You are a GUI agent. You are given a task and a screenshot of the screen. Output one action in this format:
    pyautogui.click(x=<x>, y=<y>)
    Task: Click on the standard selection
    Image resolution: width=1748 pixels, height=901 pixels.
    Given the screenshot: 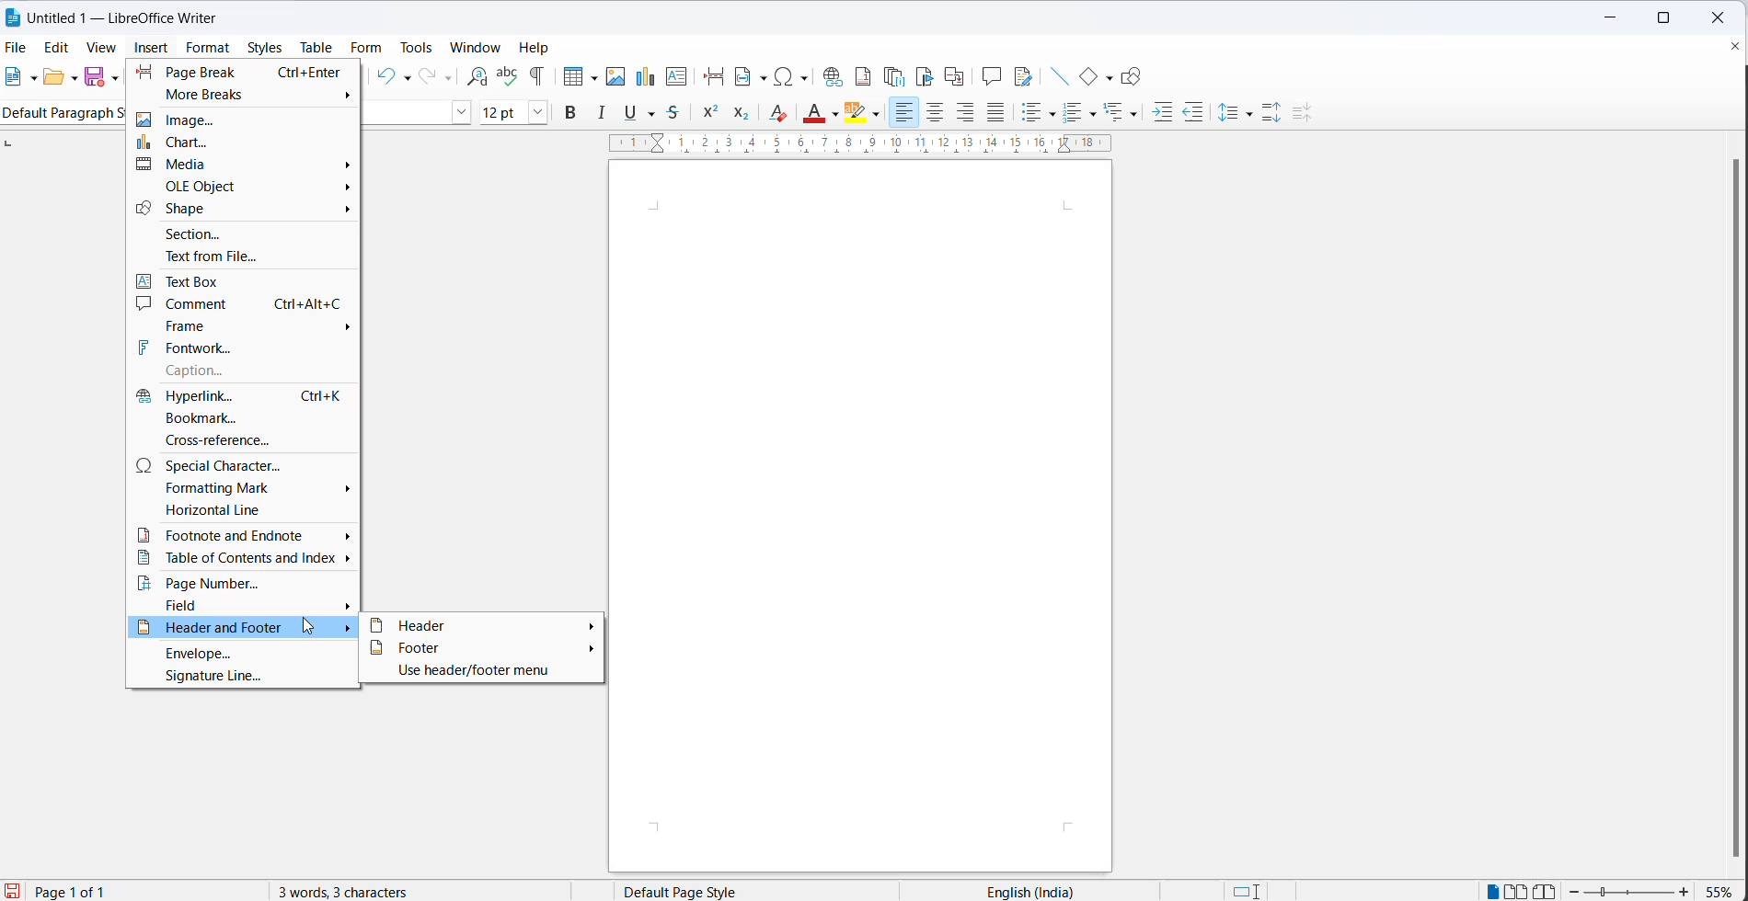 What is the action you would take?
    pyautogui.click(x=1250, y=891)
    